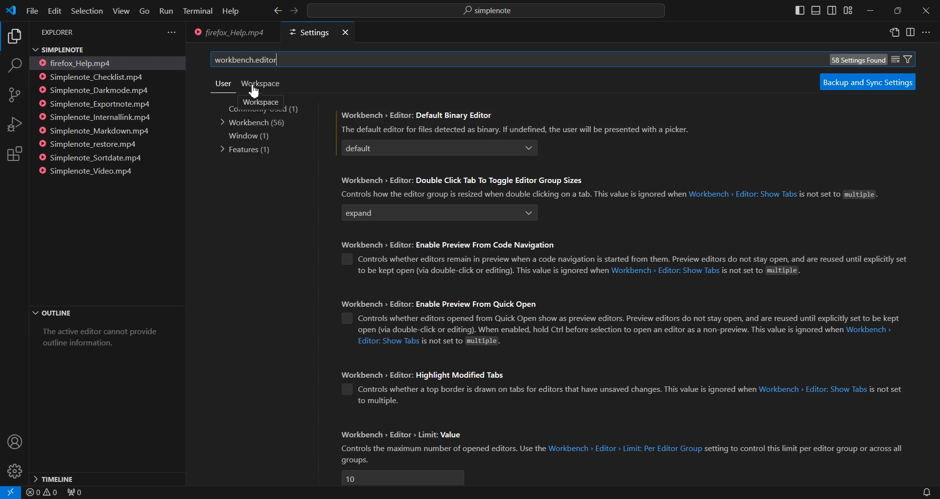 The image size is (940, 499). Describe the element at coordinates (910, 32) in the screenshot. I see `Split editor right` at that location.